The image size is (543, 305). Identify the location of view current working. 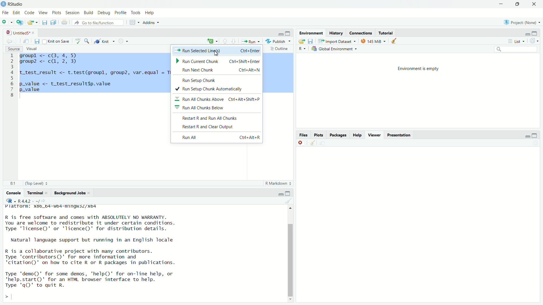
(45, 201).